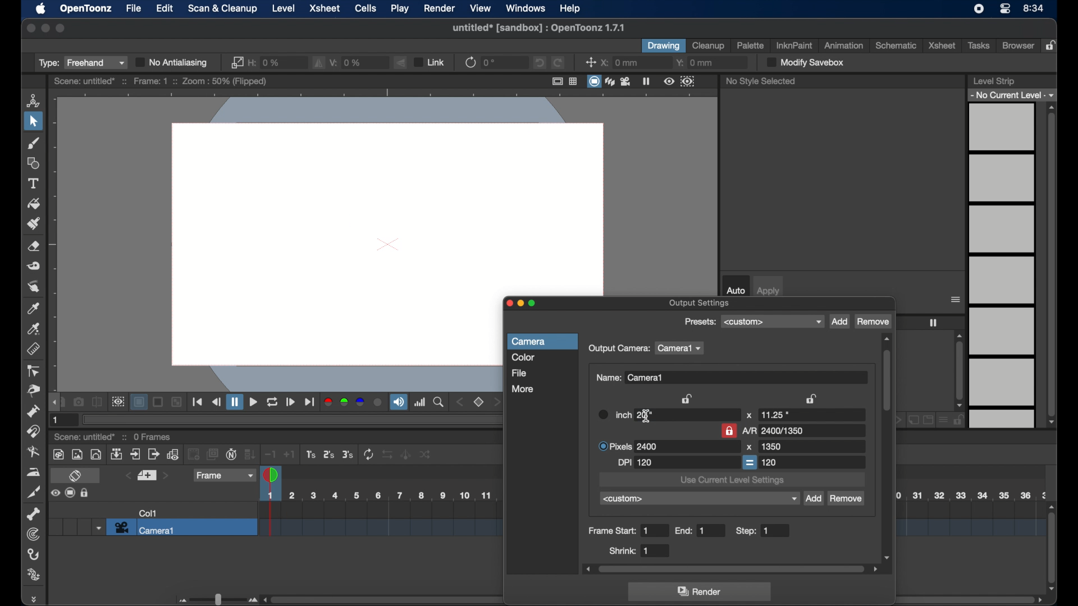  Describe the element at coordinates (481, 7) in the screenshot. I see `view` at that location.